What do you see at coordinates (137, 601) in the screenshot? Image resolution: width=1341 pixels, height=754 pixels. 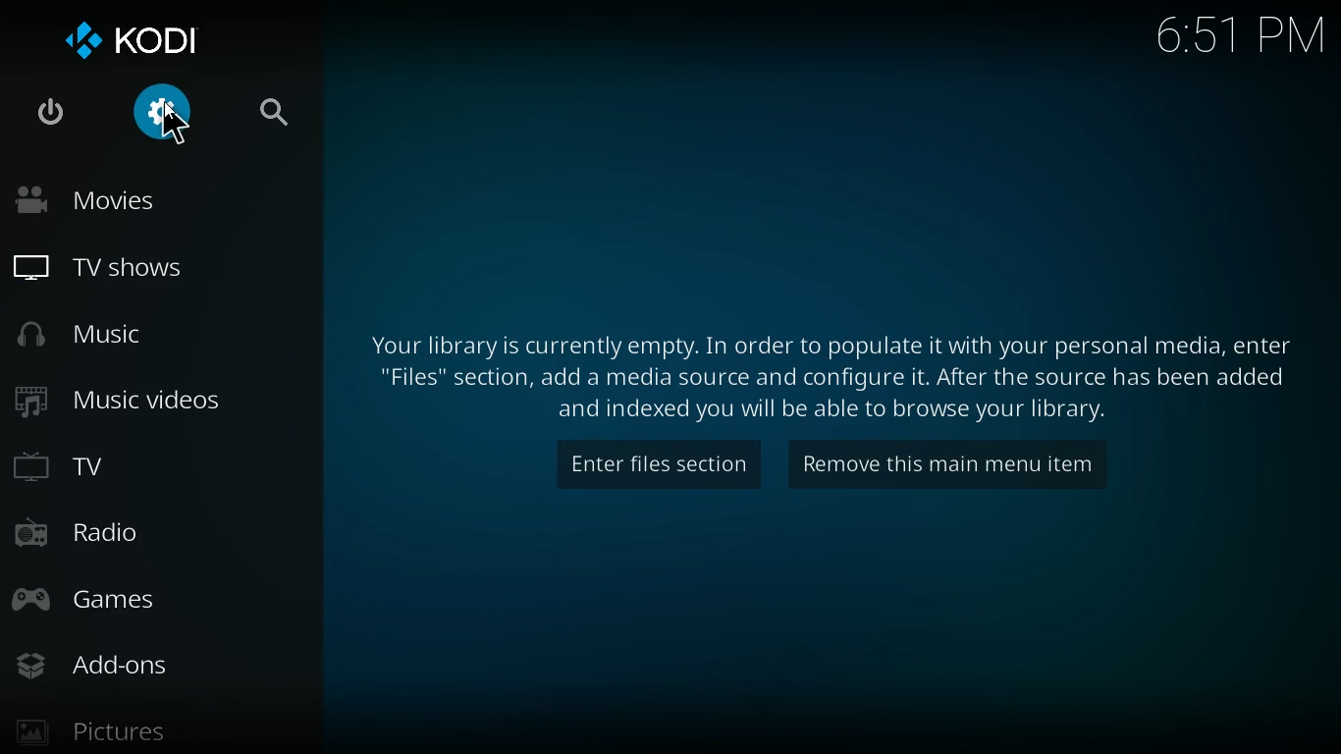 I see `games` at bounding box center [137, 601].